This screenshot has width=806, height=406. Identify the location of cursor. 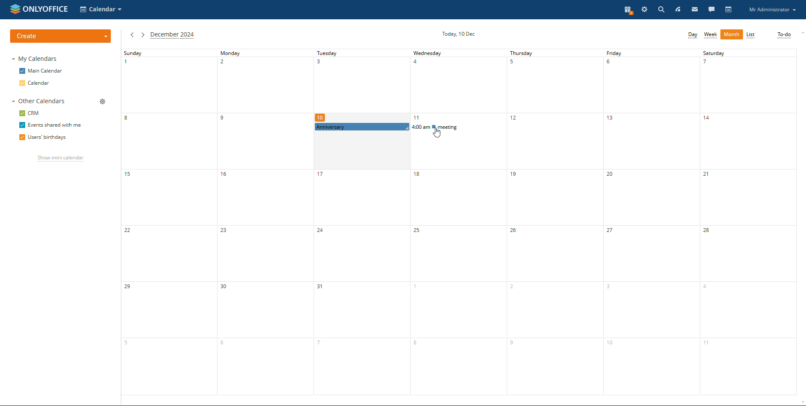
(437, 133).